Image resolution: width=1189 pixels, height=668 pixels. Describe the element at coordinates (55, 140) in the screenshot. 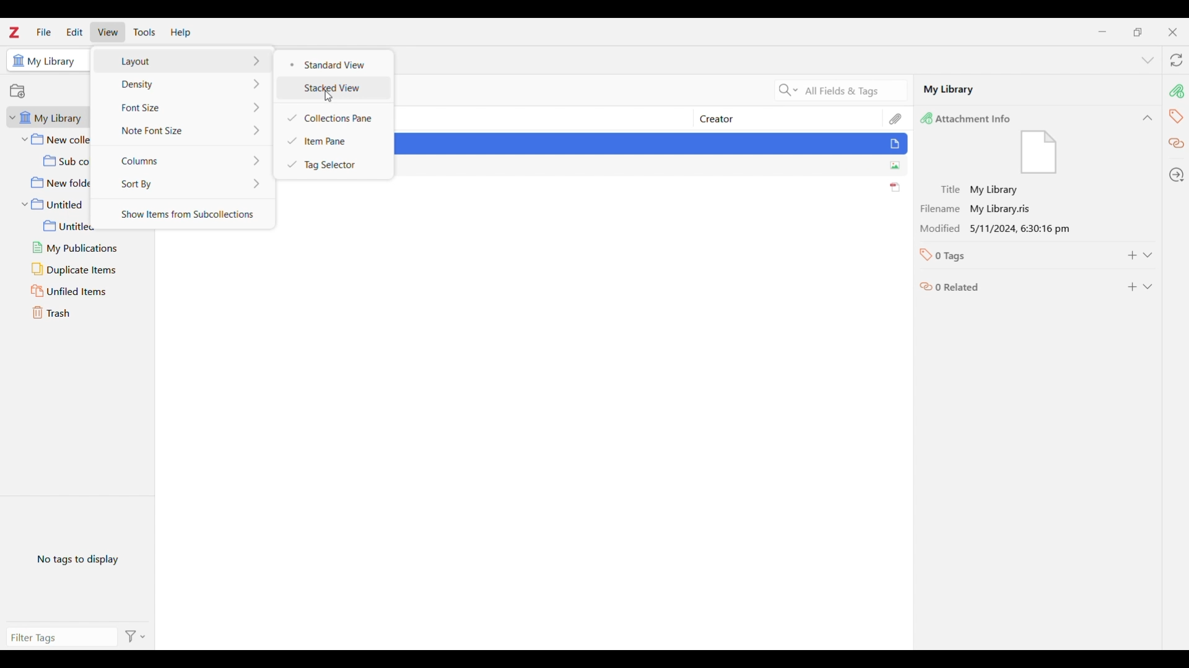

I see `New collection folder` at that location.